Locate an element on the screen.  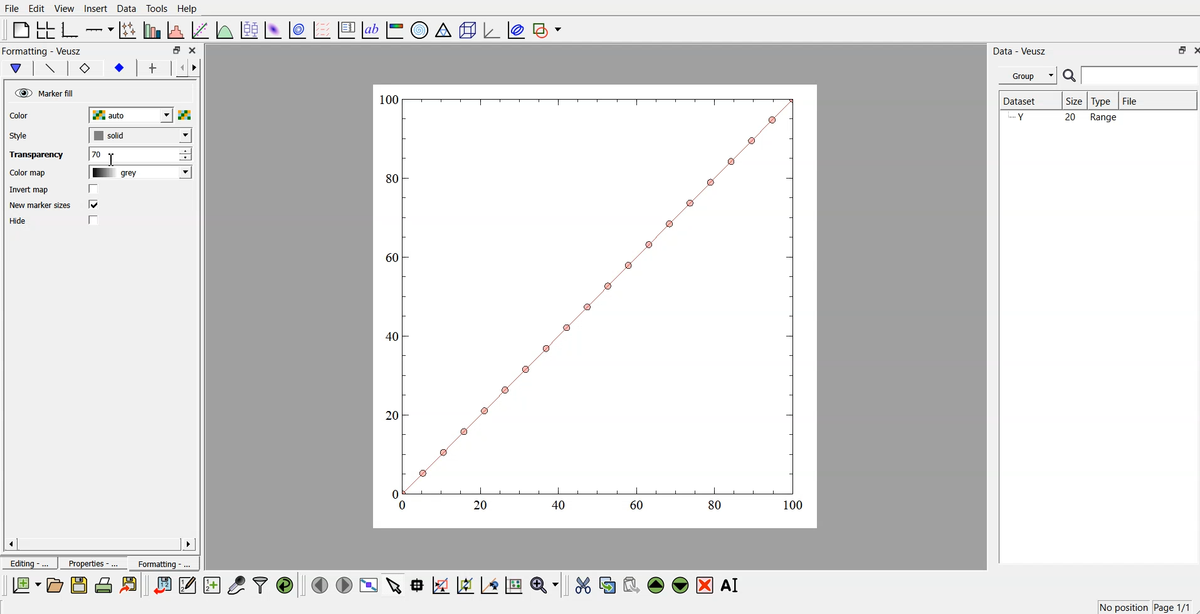
select items from the graph is located at coordinates (396, 584).